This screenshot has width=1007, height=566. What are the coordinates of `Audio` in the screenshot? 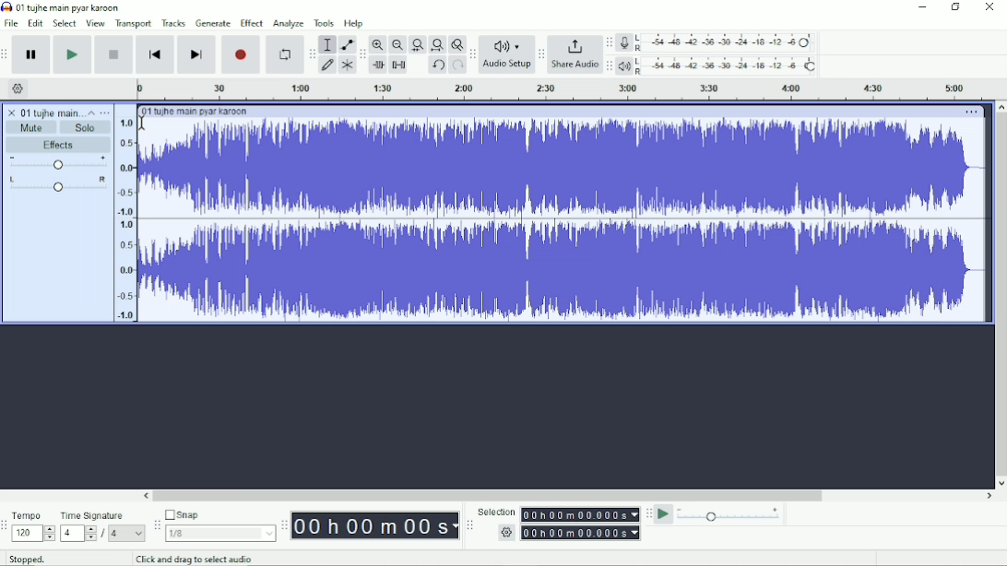 It's located at (564, 219).